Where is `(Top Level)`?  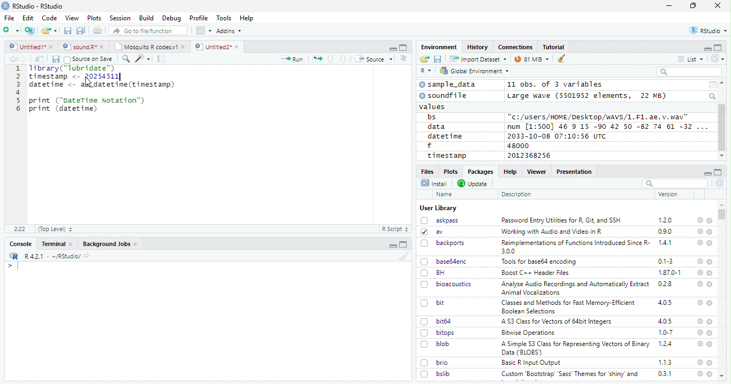 (Top Level) is located at coordinates (55, 229).